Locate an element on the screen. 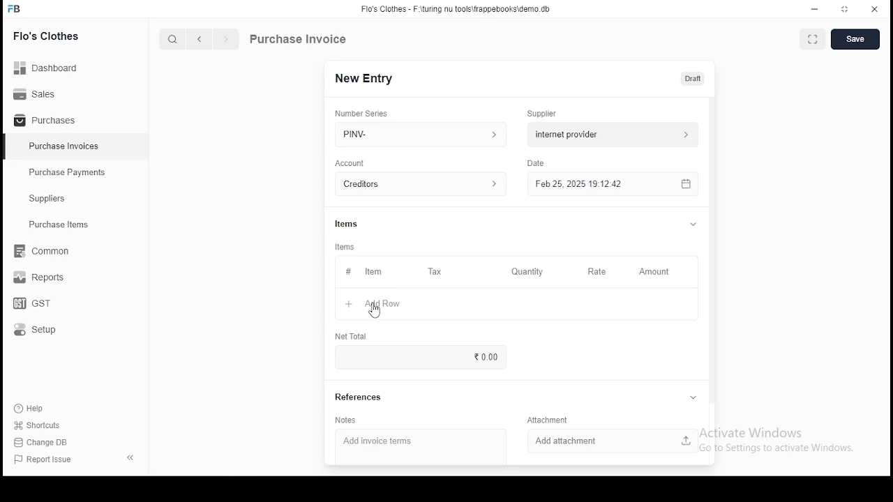  dashboard is located at coordinates (52, 63).